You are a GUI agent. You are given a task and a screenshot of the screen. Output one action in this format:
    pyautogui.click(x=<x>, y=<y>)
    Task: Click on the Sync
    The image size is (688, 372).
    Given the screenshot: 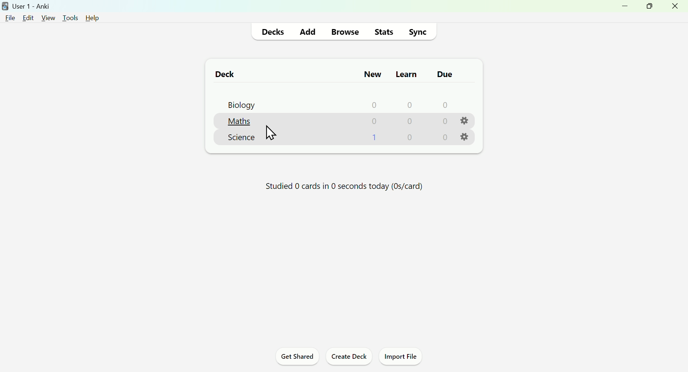 What is the action you would take?
    pyautogui.click(x=417, y=32)
    